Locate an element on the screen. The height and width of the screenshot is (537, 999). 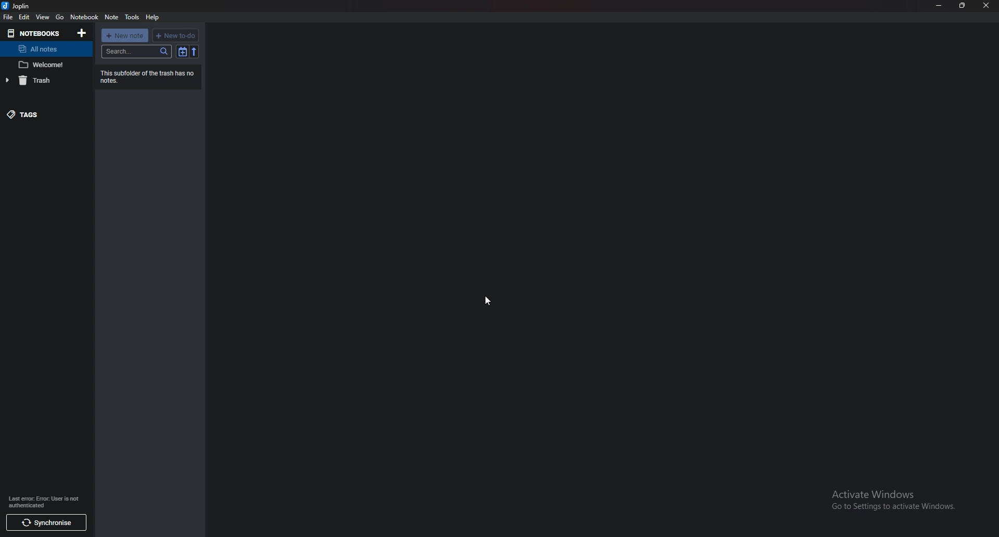
help is located at coordinates (152, 17).